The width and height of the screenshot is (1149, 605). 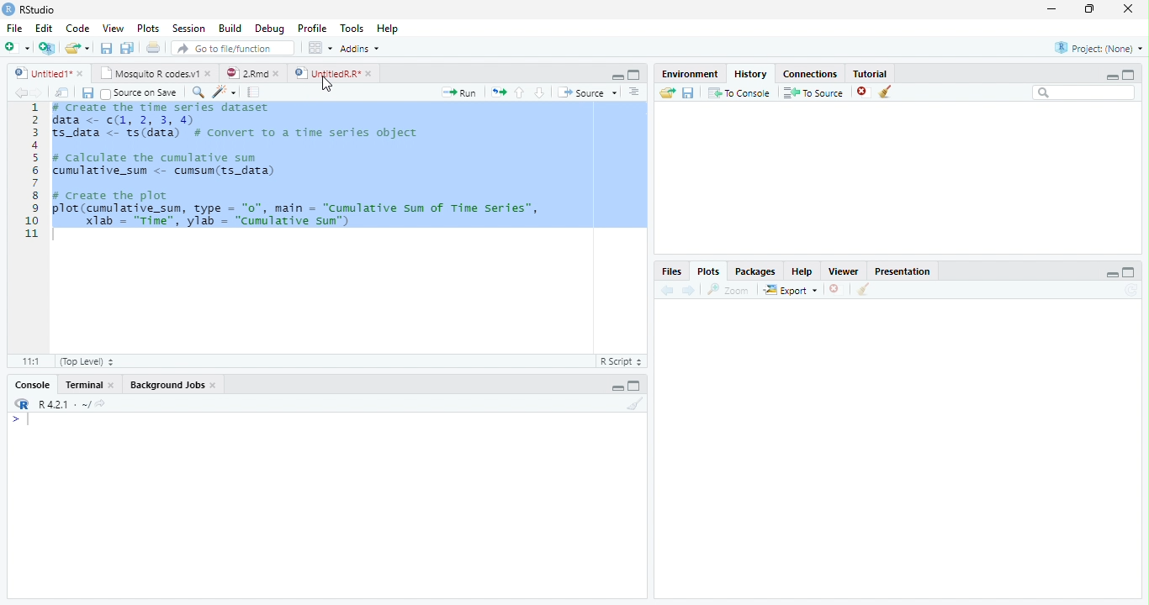 What do you see at coordinates (320, 51) in the screenshot?
I see `workspace panes` at bounding box center [320, 51].